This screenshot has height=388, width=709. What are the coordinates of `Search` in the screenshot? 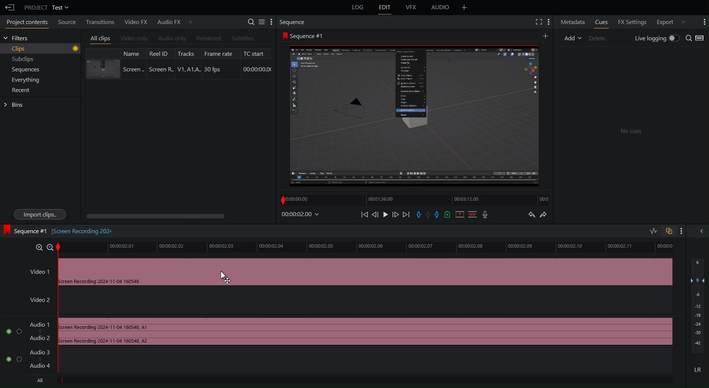 It's located at (696, 38).